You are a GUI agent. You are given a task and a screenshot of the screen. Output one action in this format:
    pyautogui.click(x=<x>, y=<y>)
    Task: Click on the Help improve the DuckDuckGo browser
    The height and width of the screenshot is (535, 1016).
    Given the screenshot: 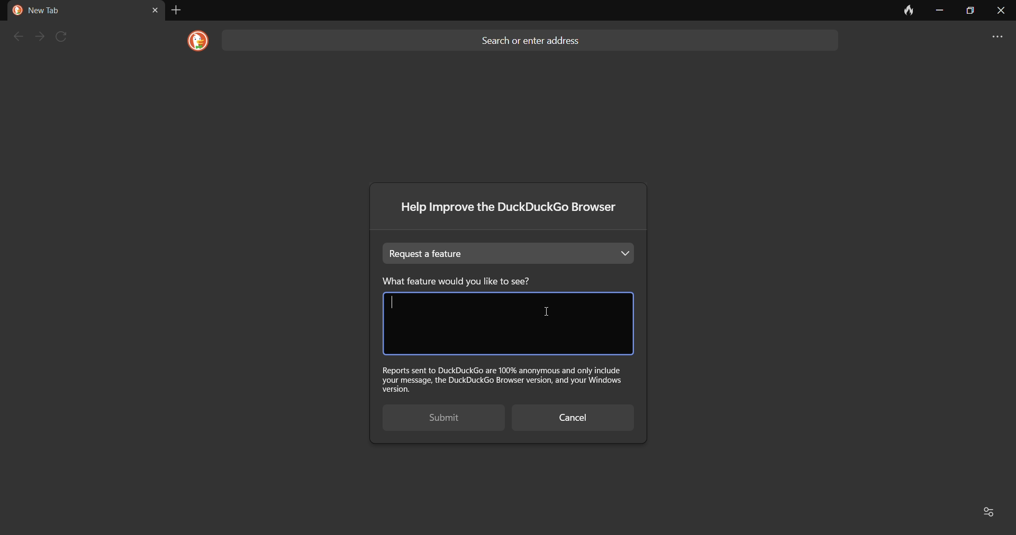 What is the action you would take?
    pyautogui.click(x=512, y=210)
    